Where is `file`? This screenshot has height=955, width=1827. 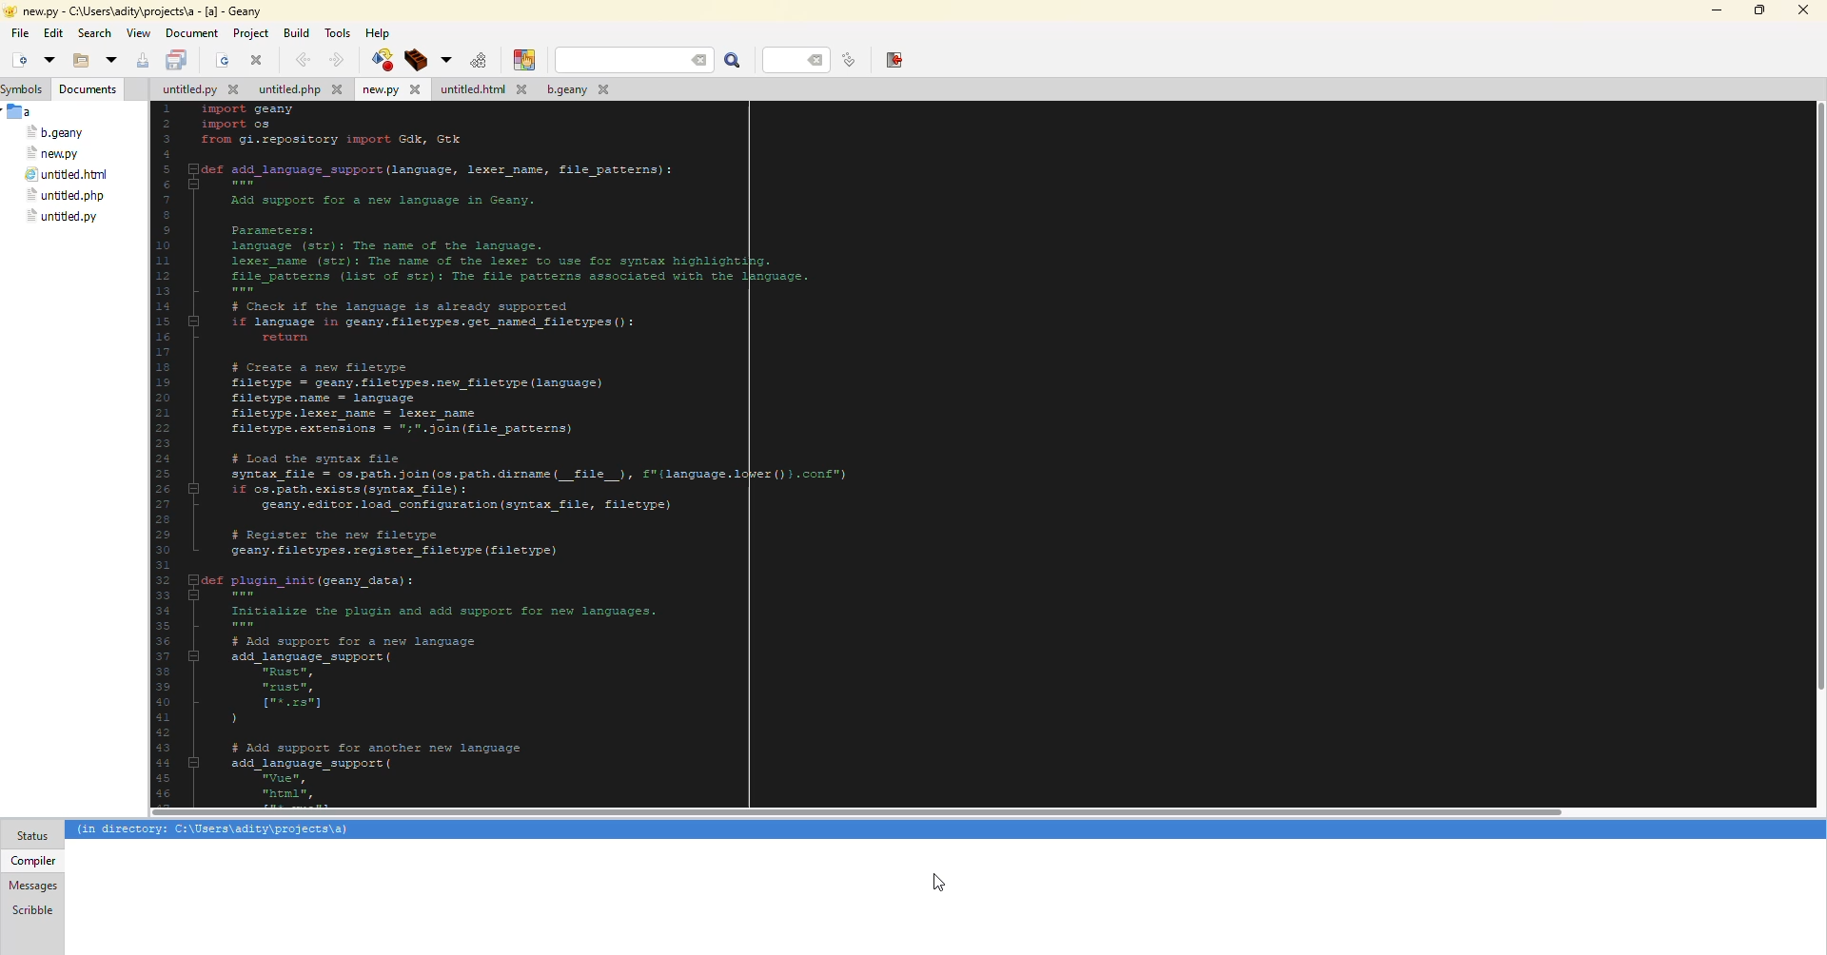 file is located at coordinates (302, 89).